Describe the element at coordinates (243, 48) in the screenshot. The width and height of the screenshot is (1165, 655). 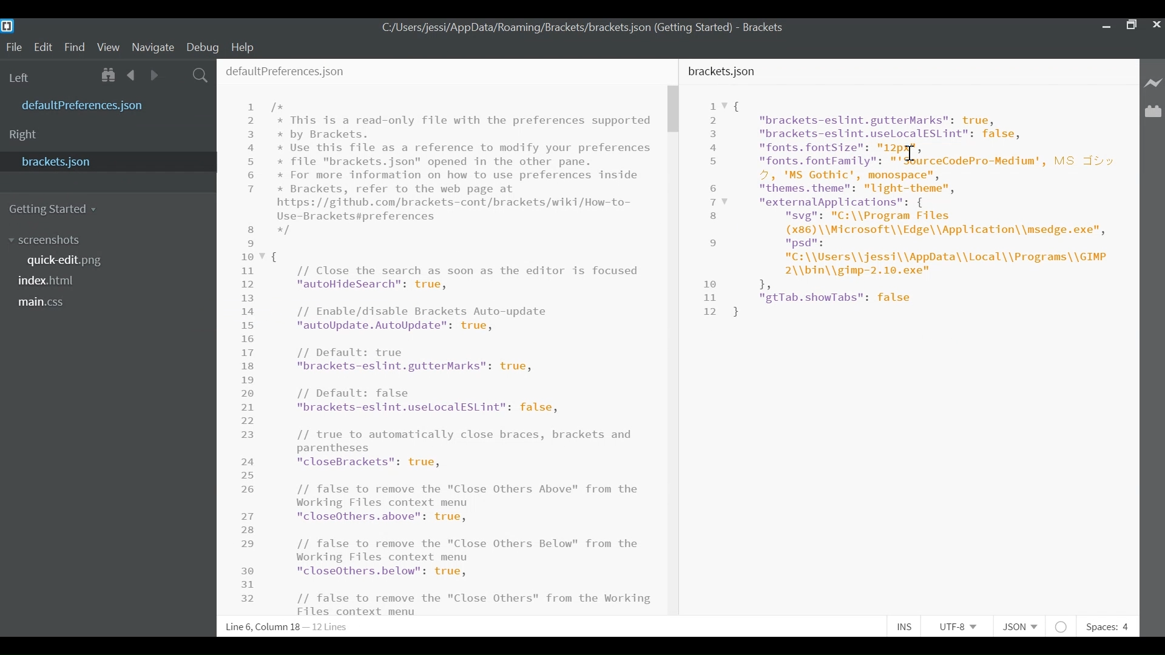
I see `Help` at that location.